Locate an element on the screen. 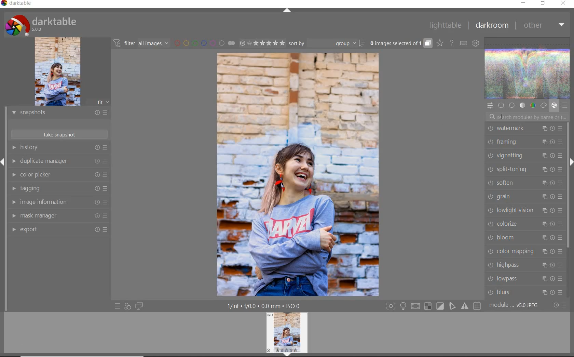  range ratings for selected images is located at coordinates (262, 43).